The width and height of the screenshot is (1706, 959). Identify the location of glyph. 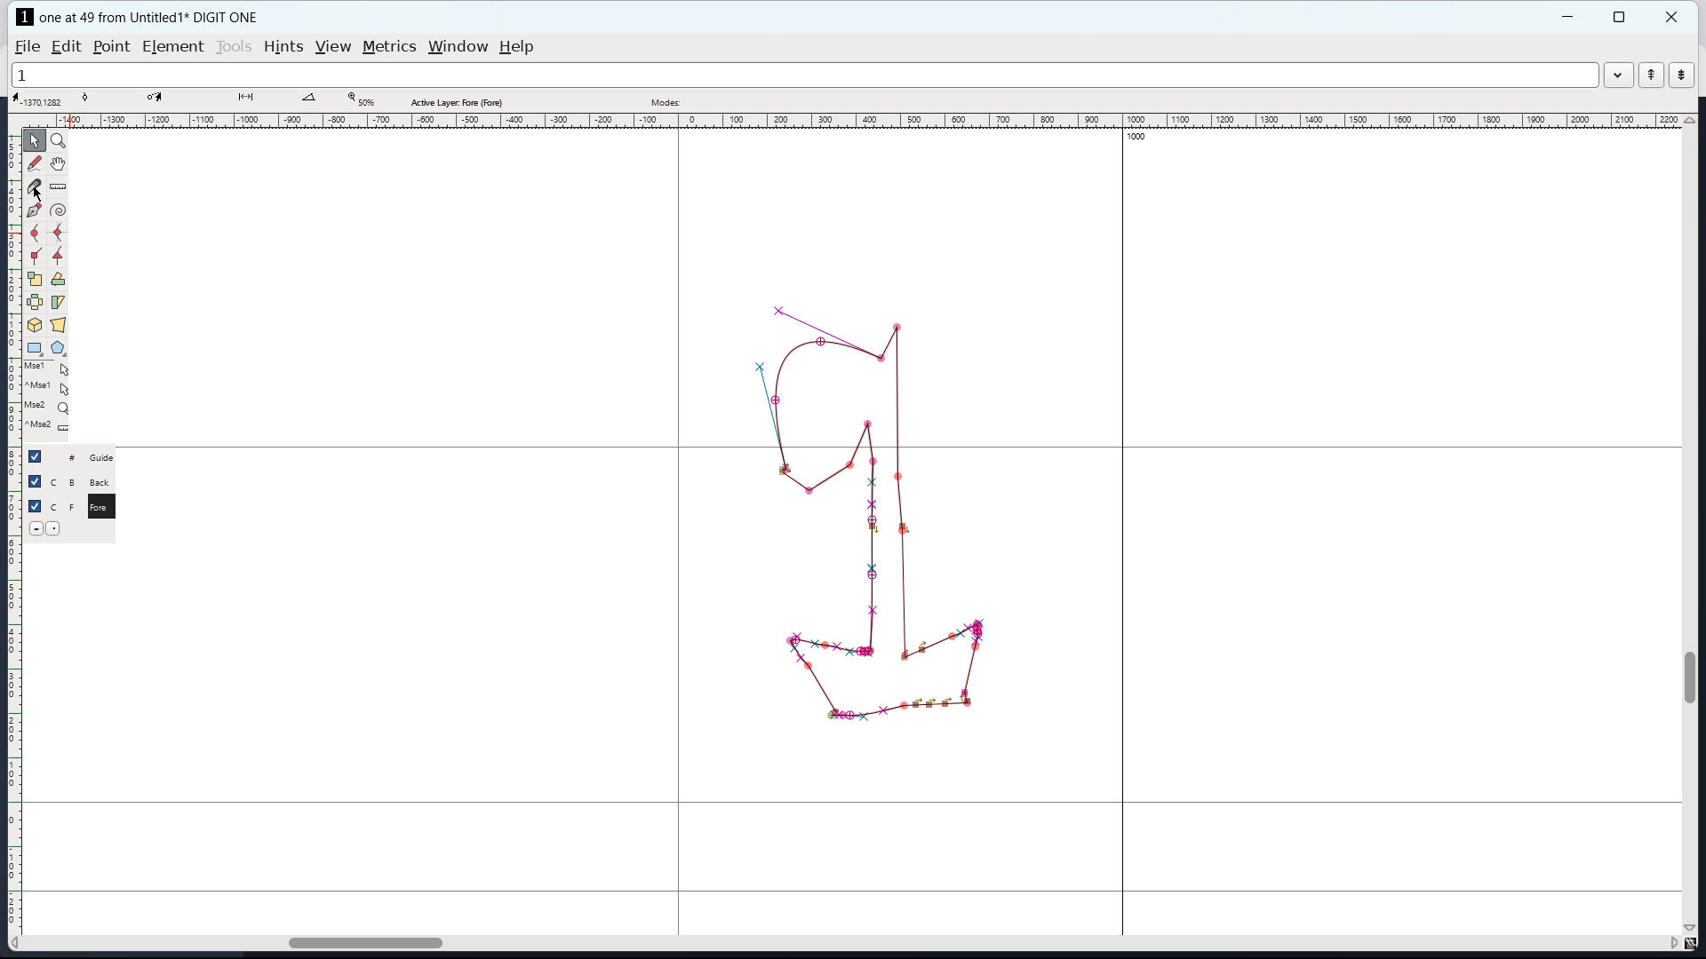
(873, 514).